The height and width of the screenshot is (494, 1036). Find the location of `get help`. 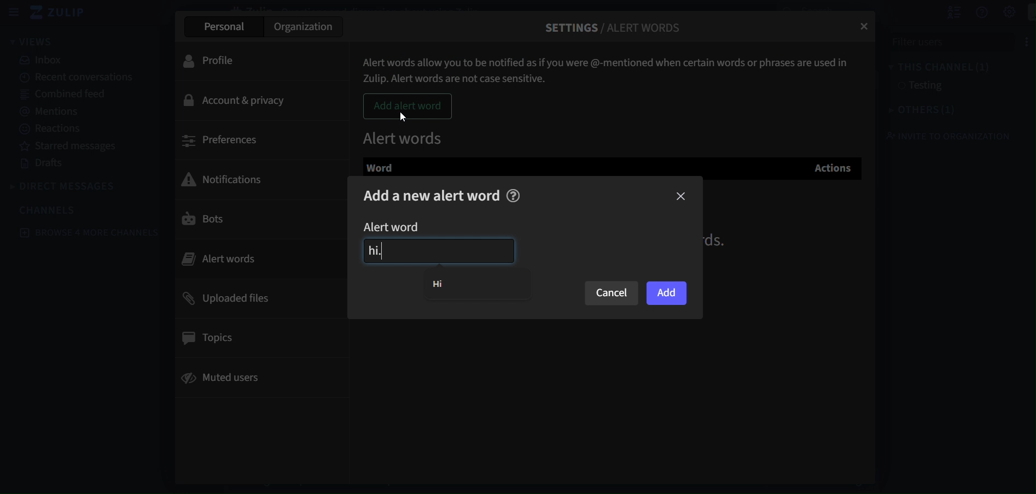

get help is located at coordinates (970, 13).